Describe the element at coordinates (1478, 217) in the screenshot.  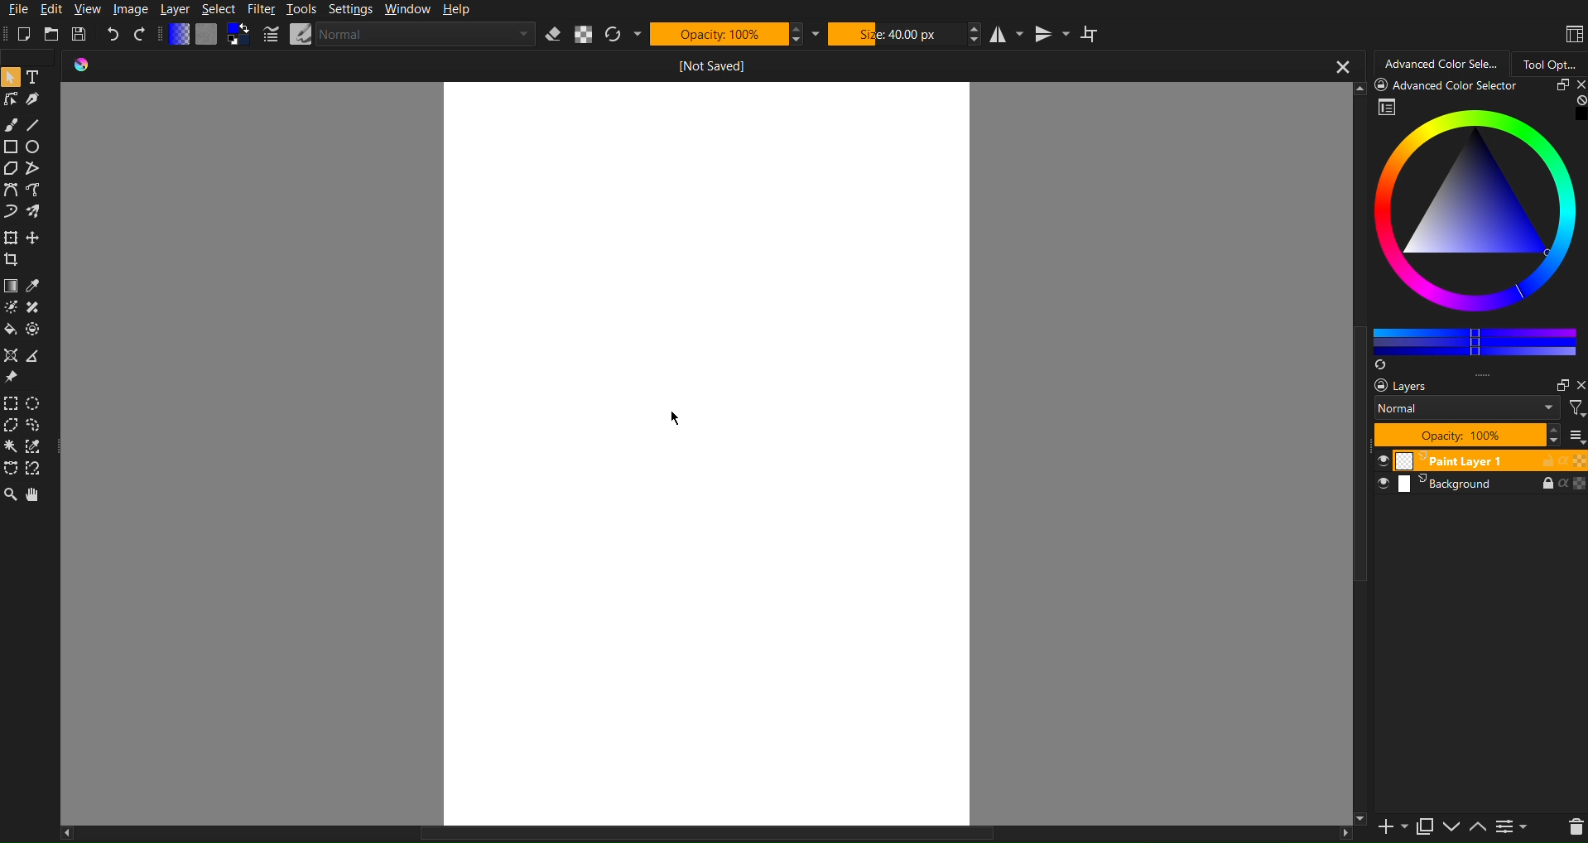
I see `color spectrum` at that location.